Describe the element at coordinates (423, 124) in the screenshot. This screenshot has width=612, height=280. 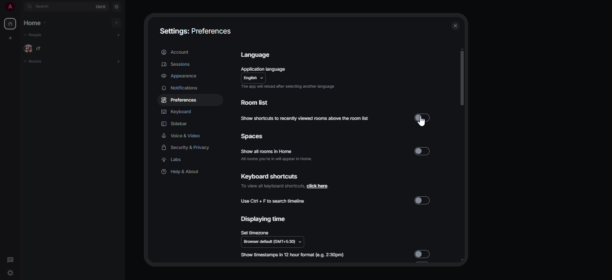
I see `cursor` at that location.